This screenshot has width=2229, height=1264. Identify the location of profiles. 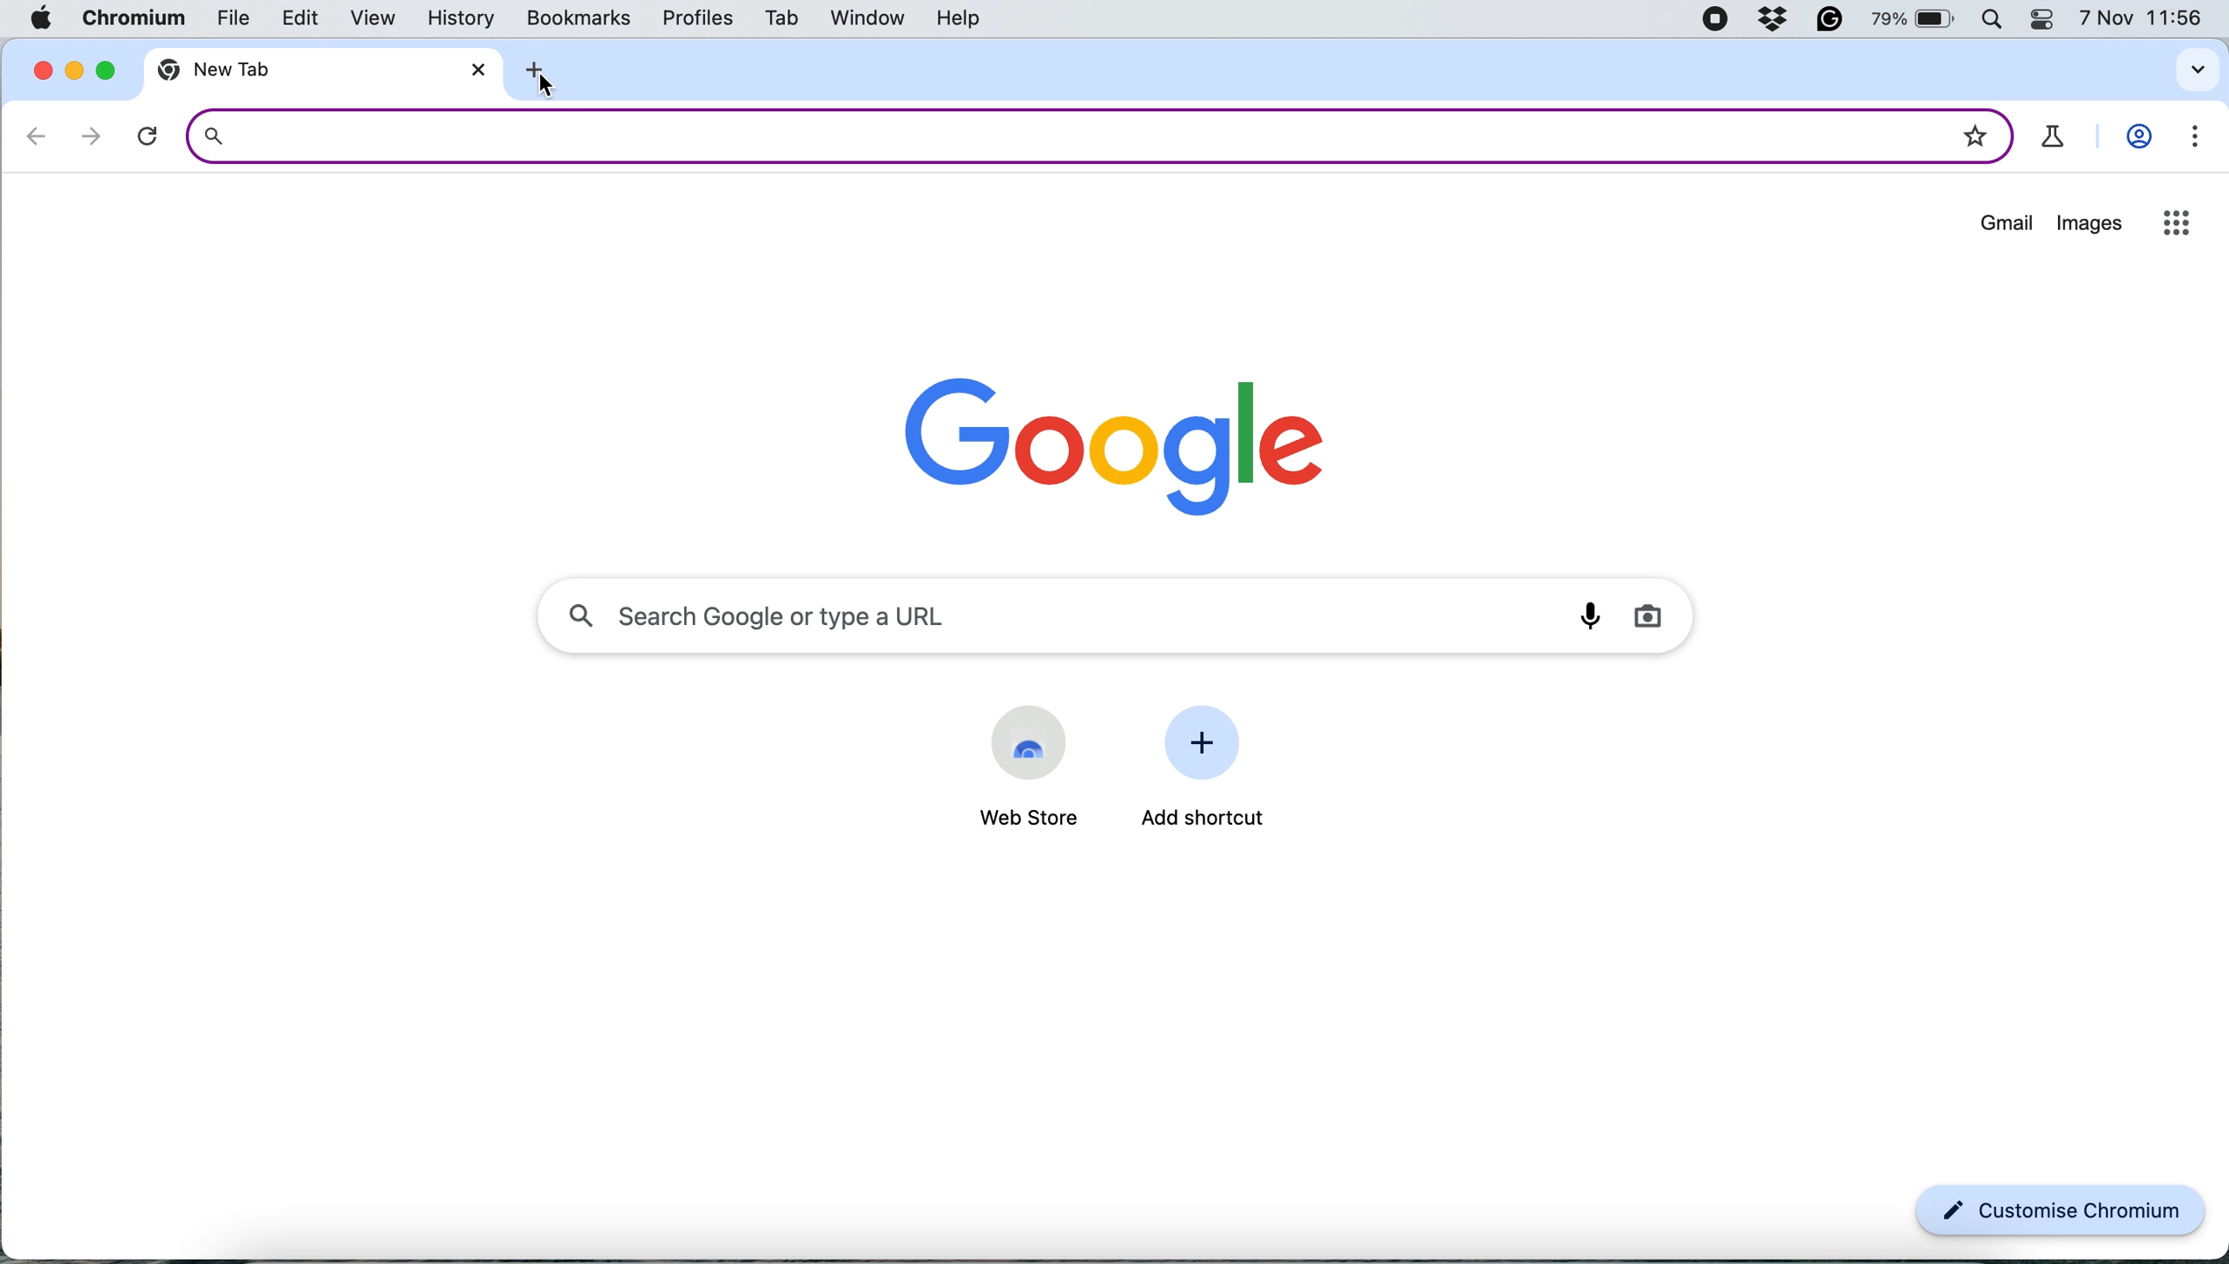
(696, 21).